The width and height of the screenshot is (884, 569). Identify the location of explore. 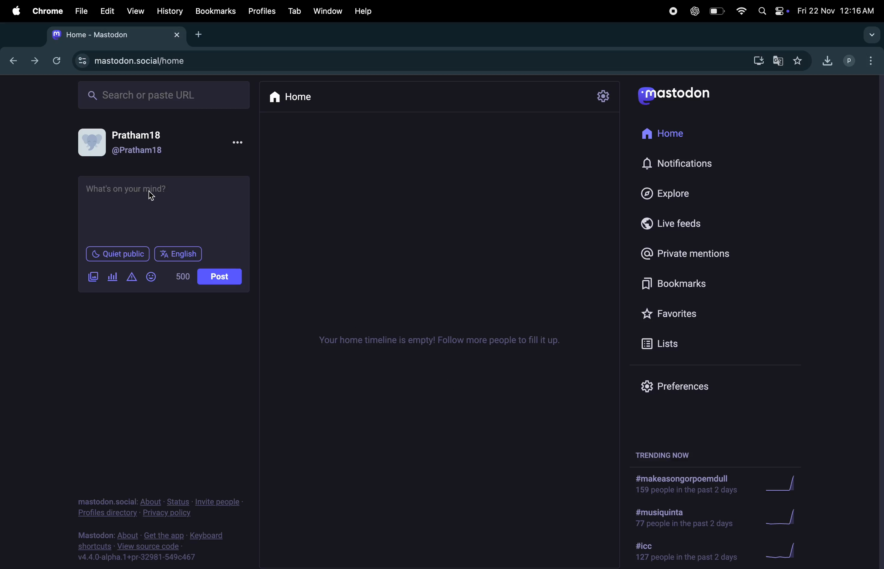
(664, 192).